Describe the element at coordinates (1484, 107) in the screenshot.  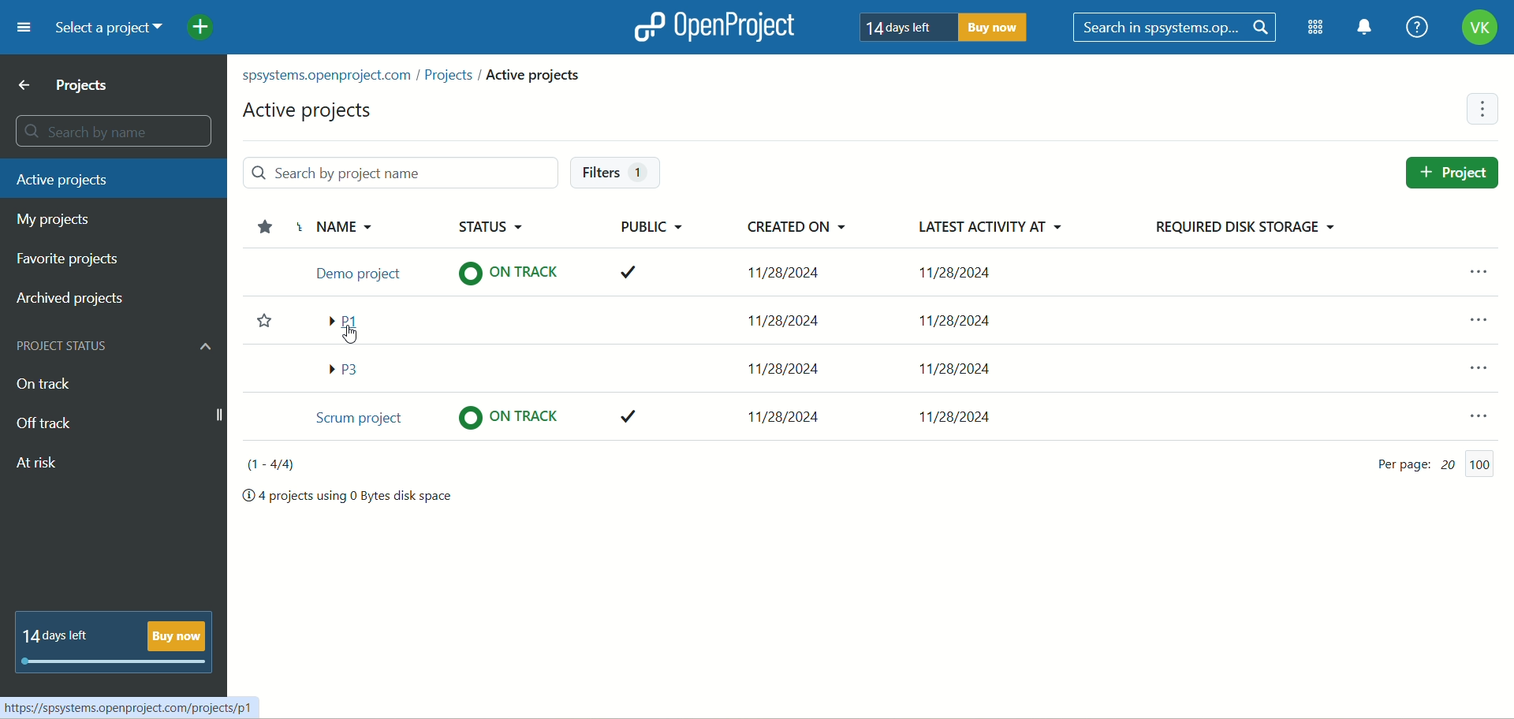
I see `more actions` at that location.